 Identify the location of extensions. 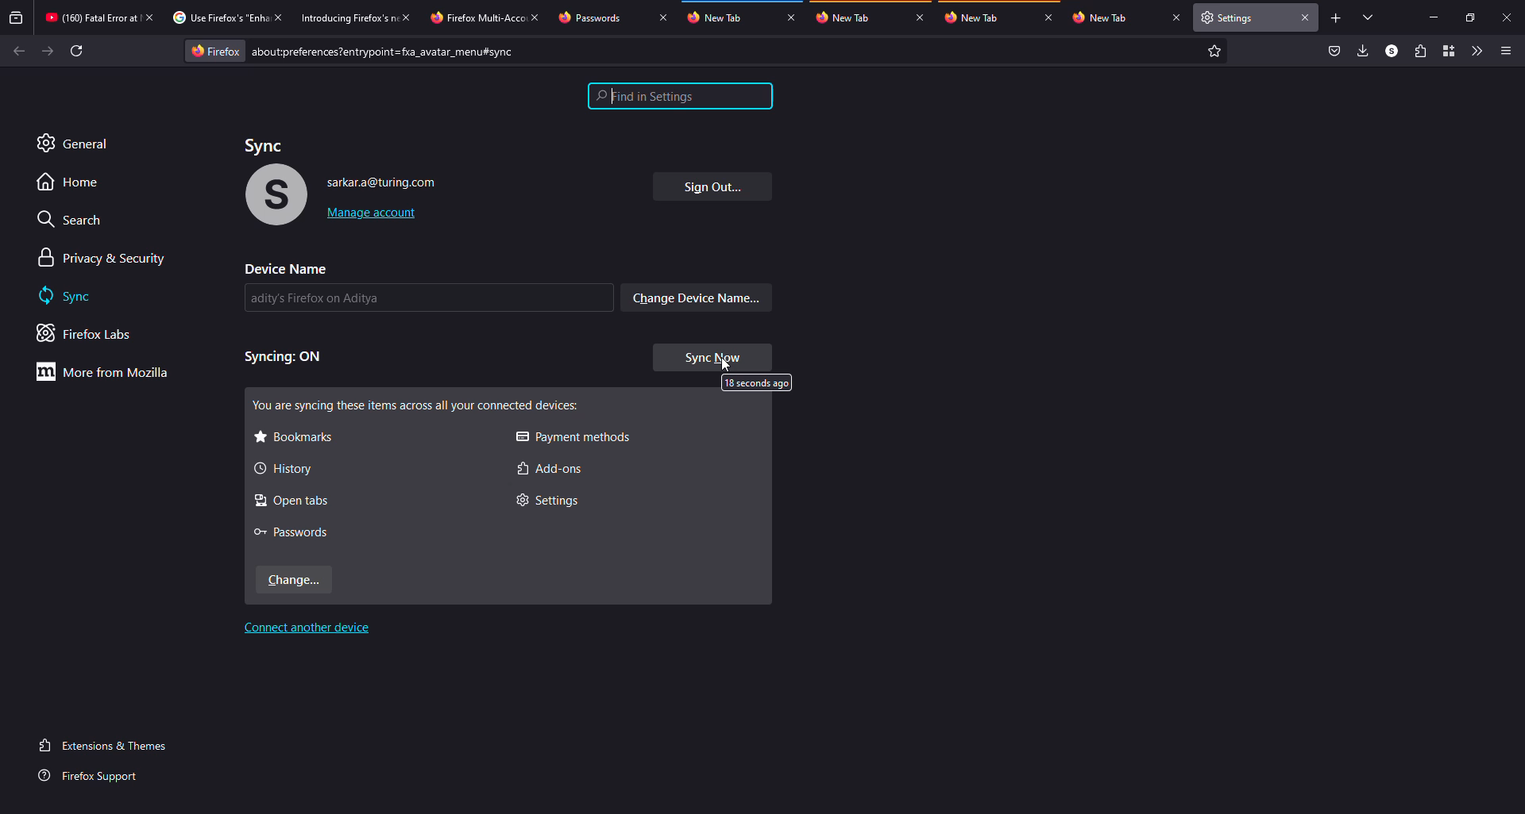
(1419, 50).